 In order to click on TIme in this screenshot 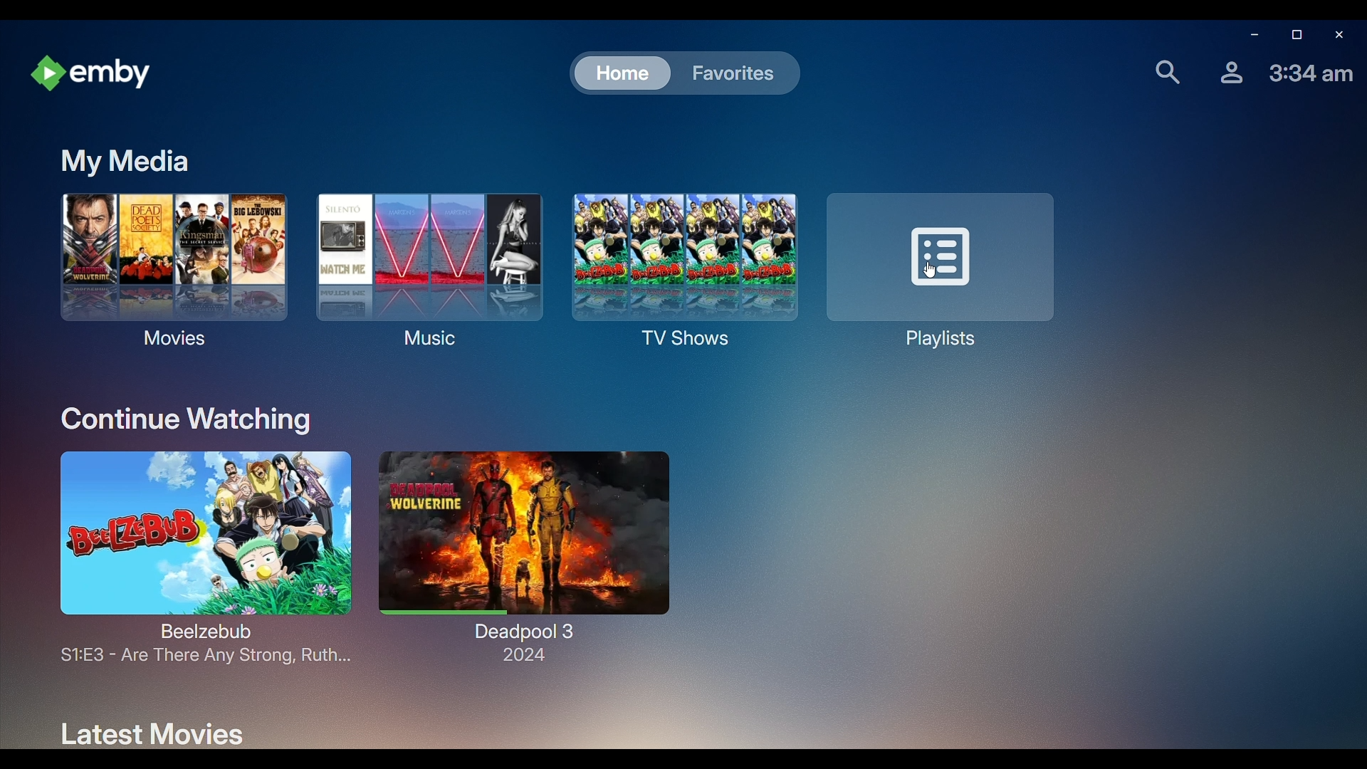, I will do `click(1313, 73)`.